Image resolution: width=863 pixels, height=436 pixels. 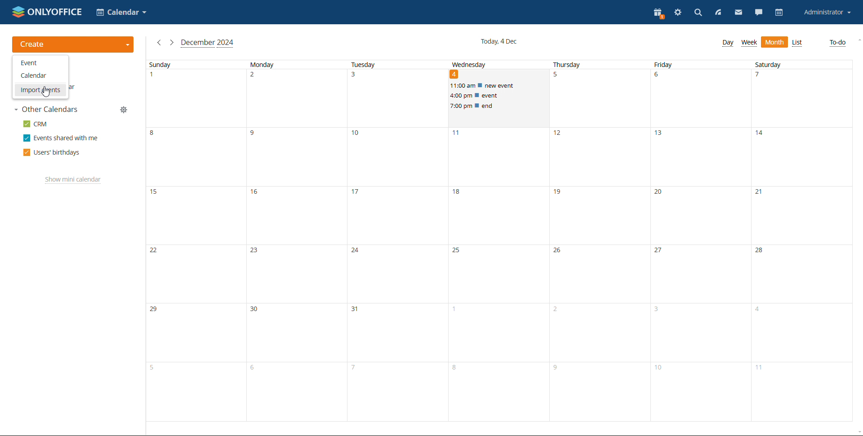 I want to click on users' birthdays, so click(x=52, y=153).